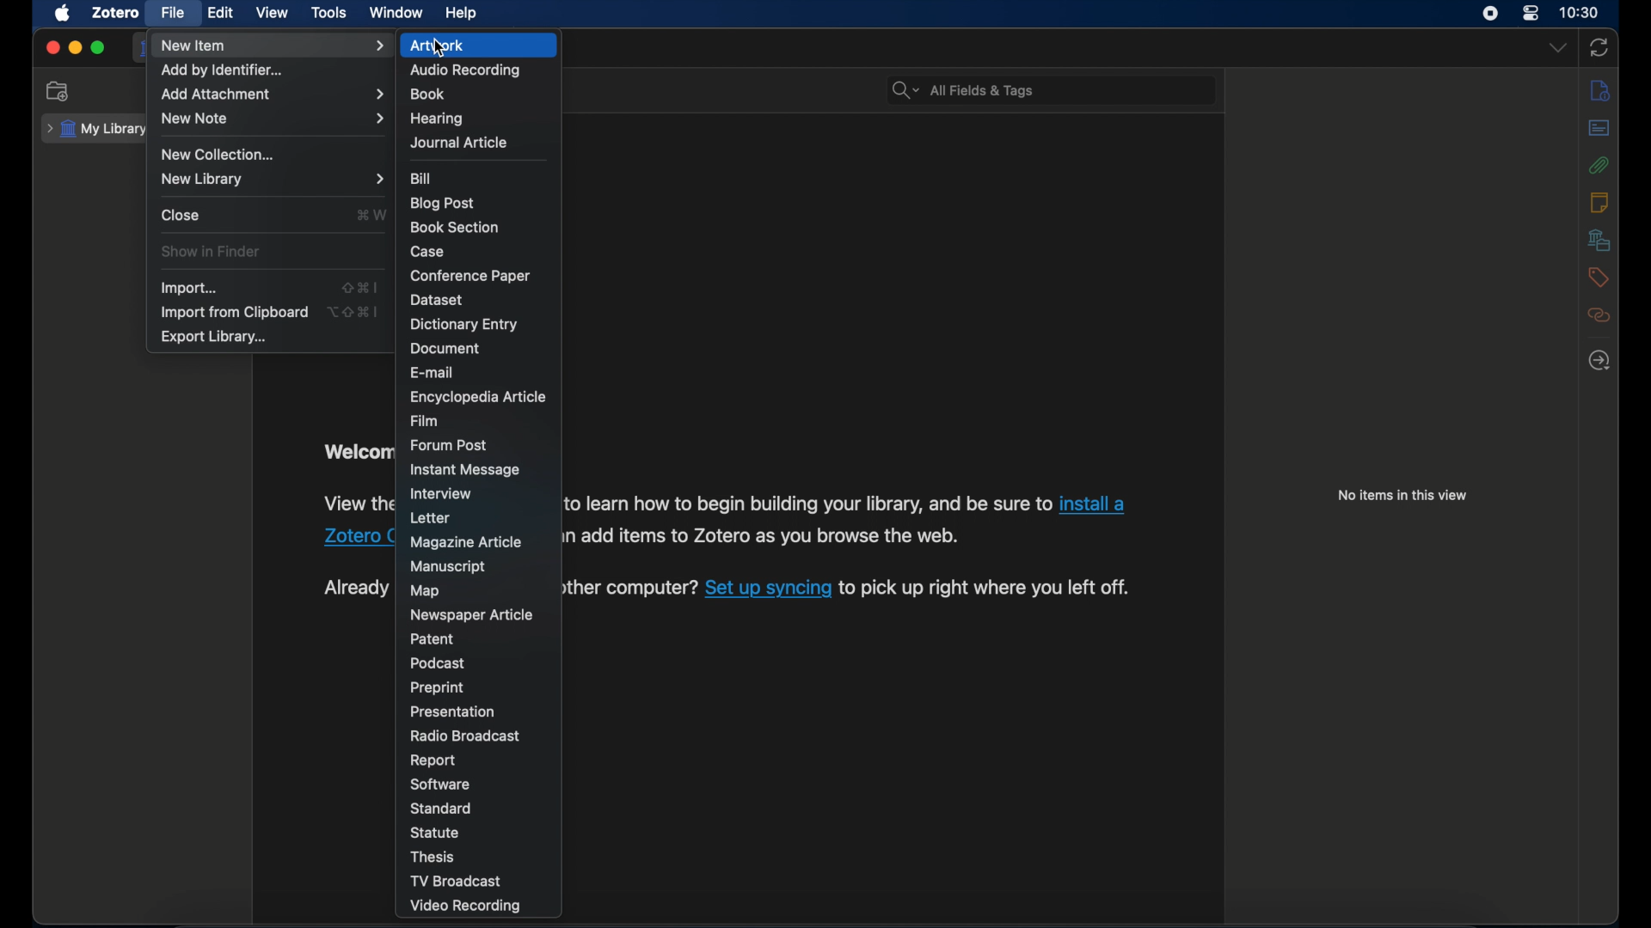 This screenshot has height=928, width=1651. Describe the element at coordinates (172, 13) in the screenshot. I see `file` at that location.